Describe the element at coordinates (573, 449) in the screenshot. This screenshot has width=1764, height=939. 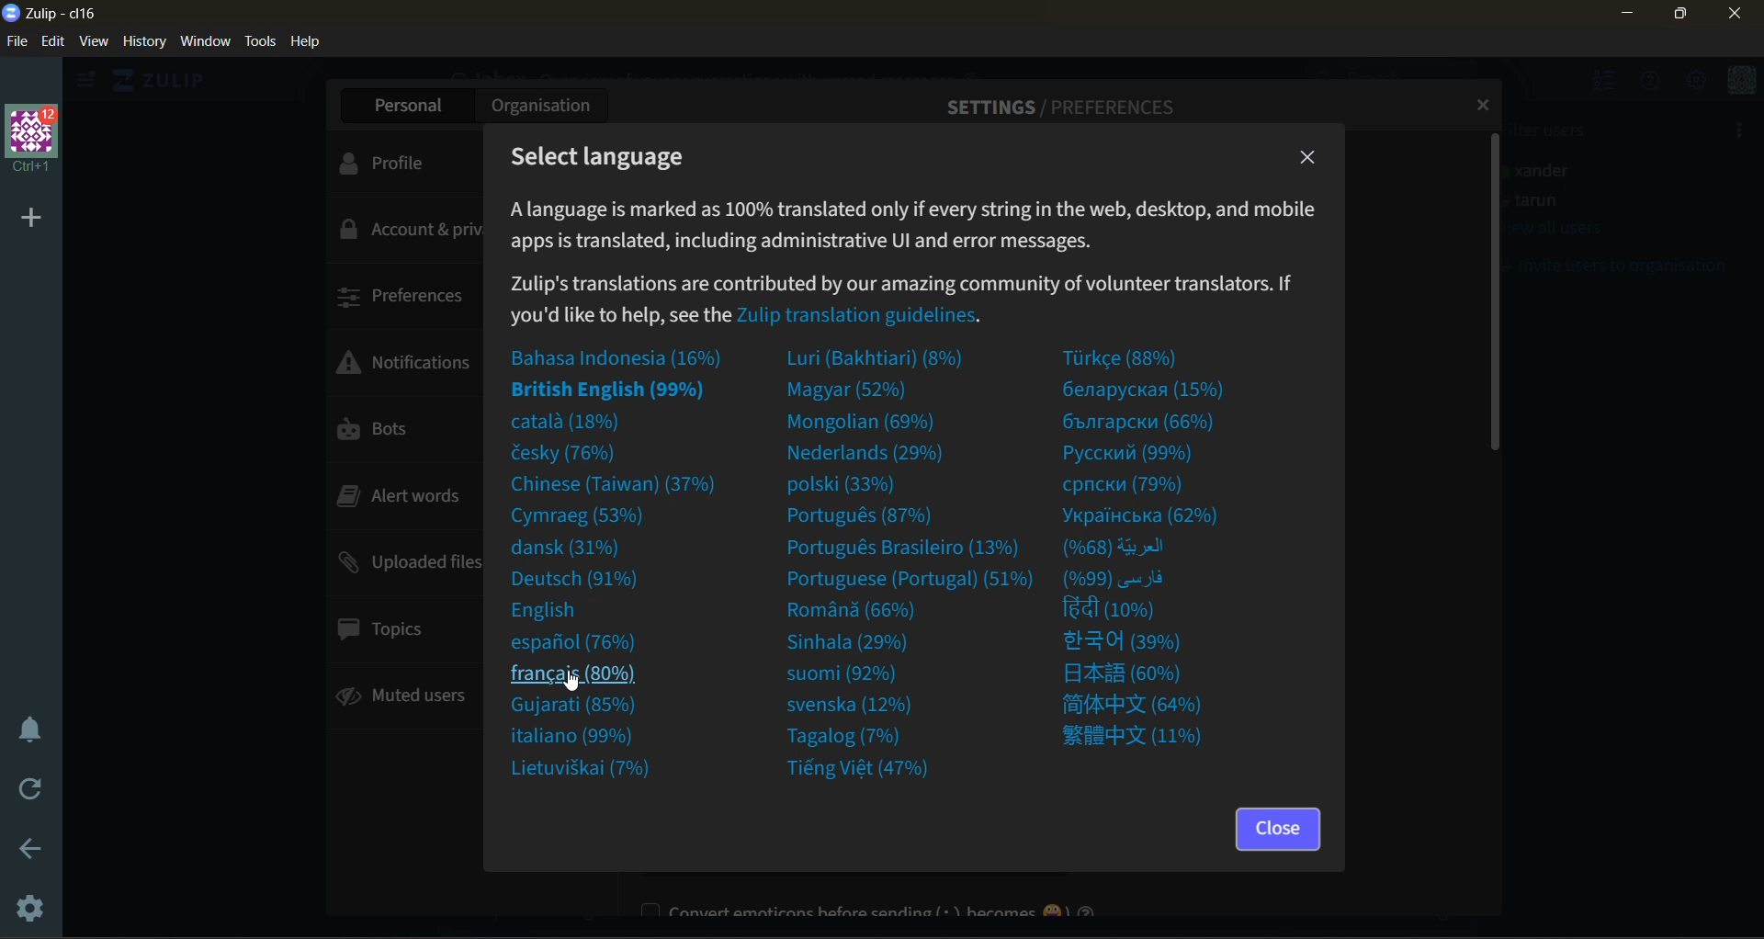
I see `cesky` at that location.